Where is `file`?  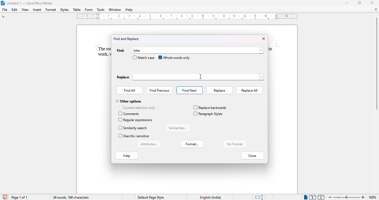 file is located at coordinates (5, 9).